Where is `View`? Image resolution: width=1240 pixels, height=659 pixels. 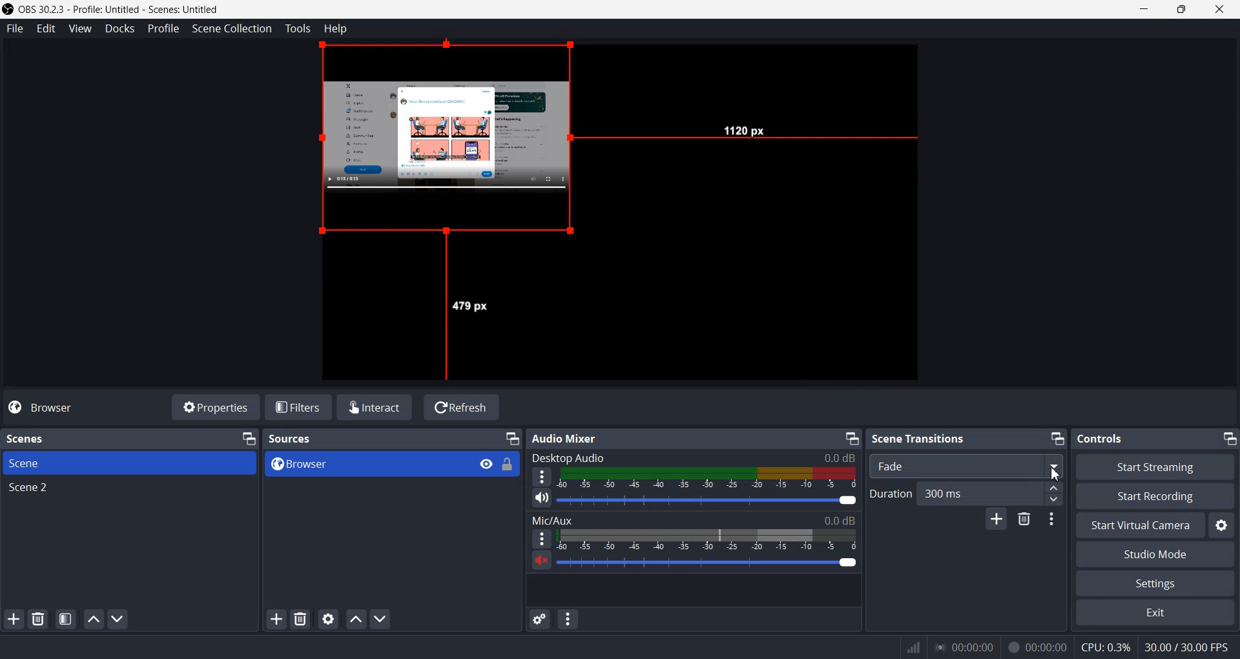 View is located at coordinates (79, 28).